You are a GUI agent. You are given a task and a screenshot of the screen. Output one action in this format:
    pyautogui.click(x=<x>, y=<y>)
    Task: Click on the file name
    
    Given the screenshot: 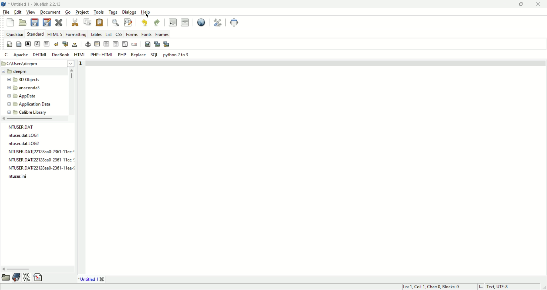 What is the action you would take?
    pyautogui.click(x=41, y=167)
    